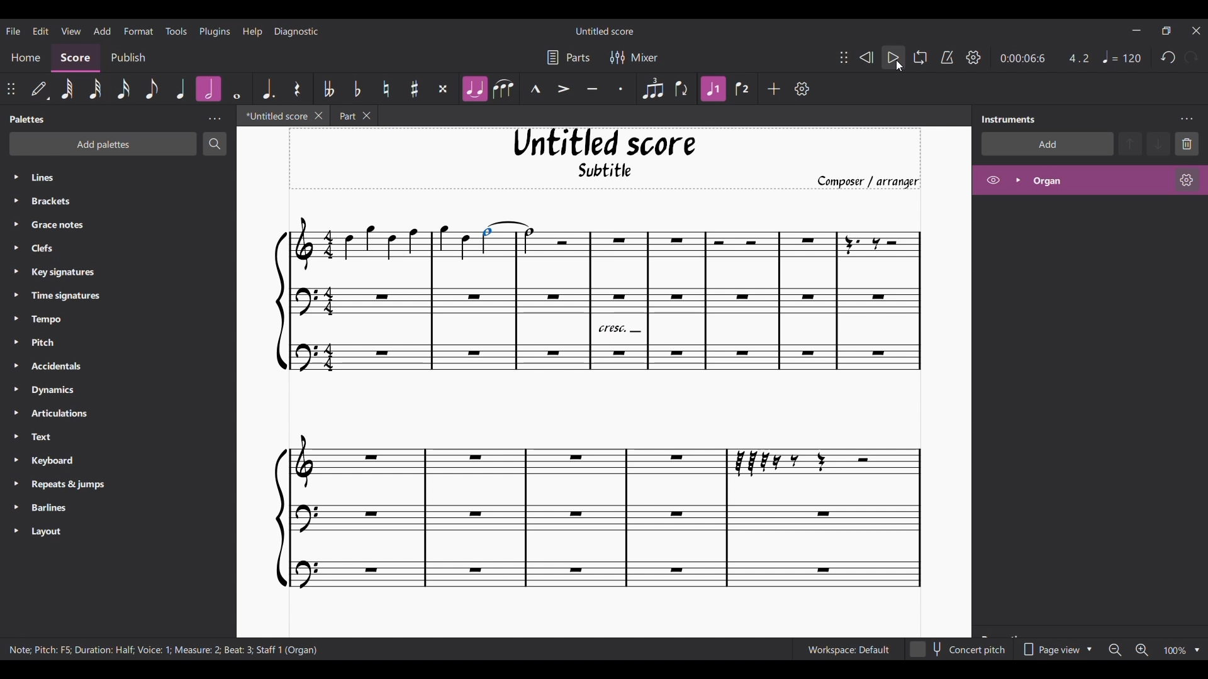  I want to click on Zoom in, so click(1142, 650).